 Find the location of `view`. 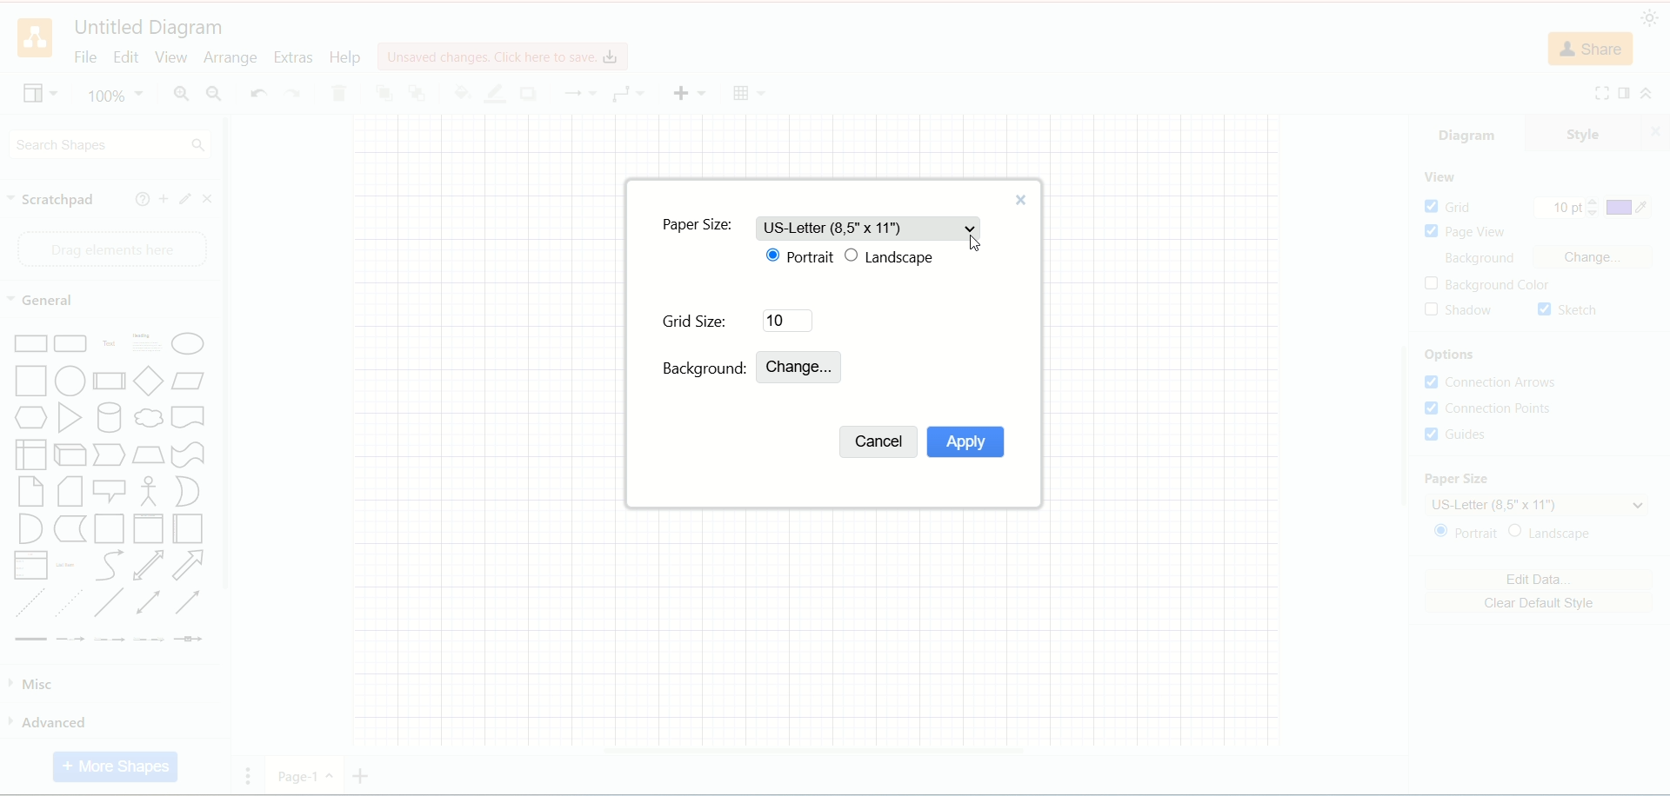

view is located at coordinates (37, 96).